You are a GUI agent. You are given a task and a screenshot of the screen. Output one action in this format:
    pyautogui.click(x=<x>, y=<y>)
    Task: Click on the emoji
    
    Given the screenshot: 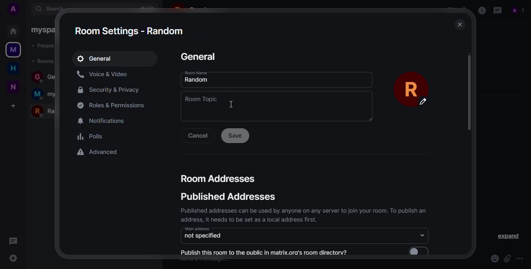 What is the action you would take?
    pyautogui.click(x=491, y=257)
    